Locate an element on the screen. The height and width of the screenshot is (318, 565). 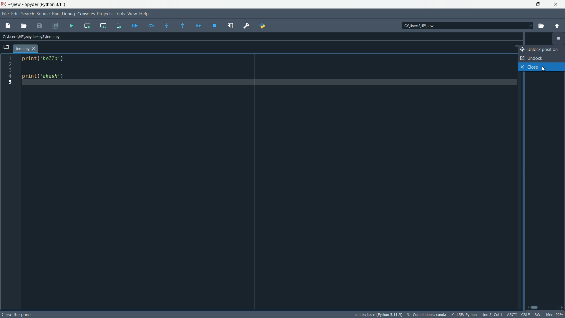
run untill next function is located at coordinates (182, 26).